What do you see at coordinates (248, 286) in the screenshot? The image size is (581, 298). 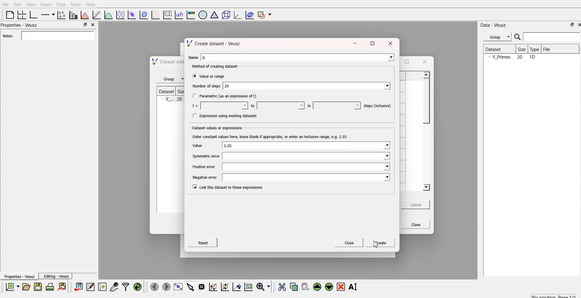 I see `reset graph axes` at bounding box center [248, 286].